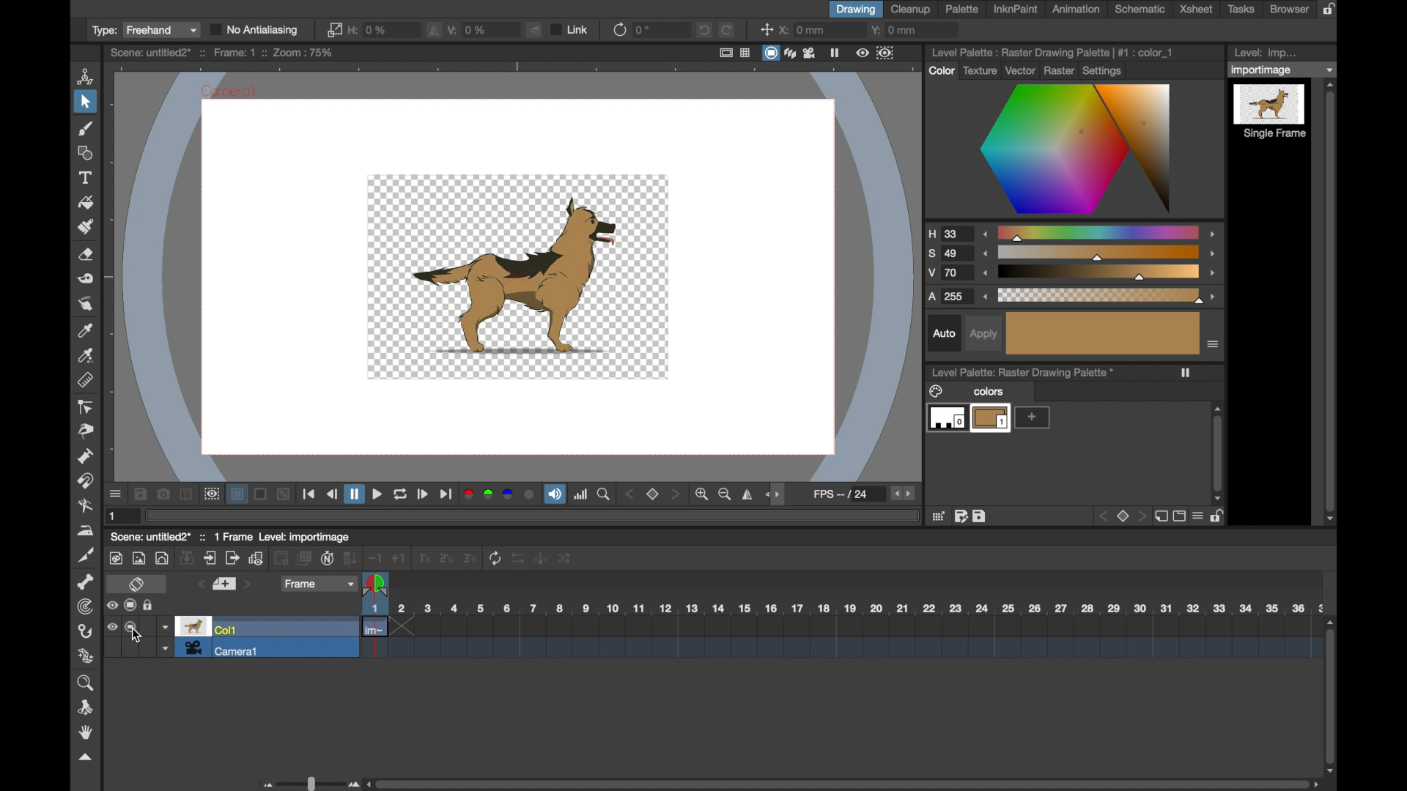 The height and width of the screenshot is (791, 1407). I want to click on +1, so click(399, 558).